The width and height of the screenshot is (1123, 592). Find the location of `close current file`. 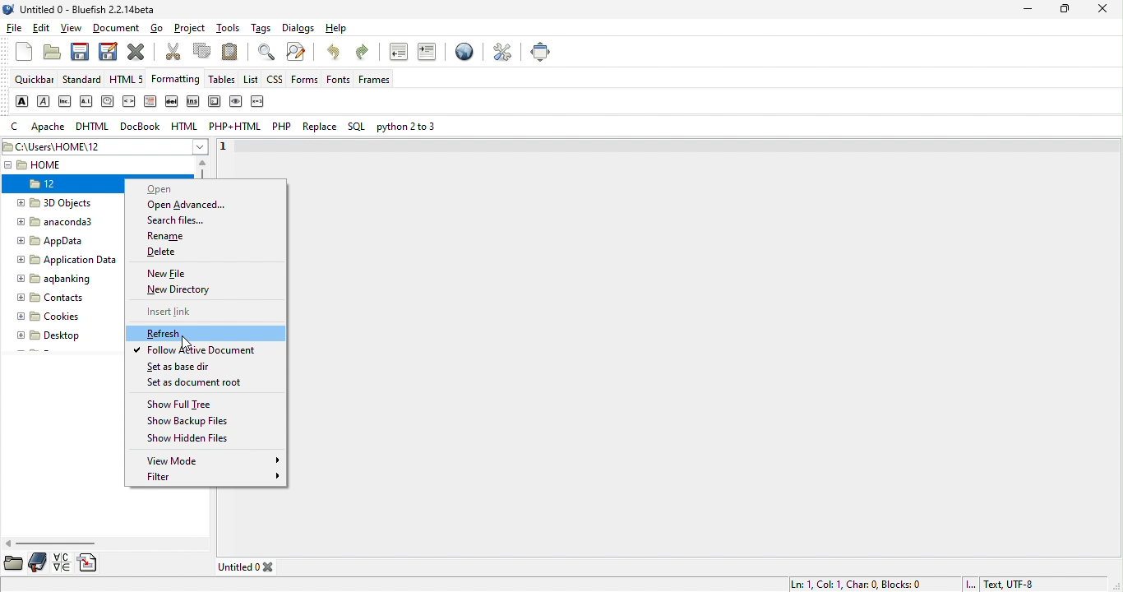

close current file is located at coordinates (140, 53).